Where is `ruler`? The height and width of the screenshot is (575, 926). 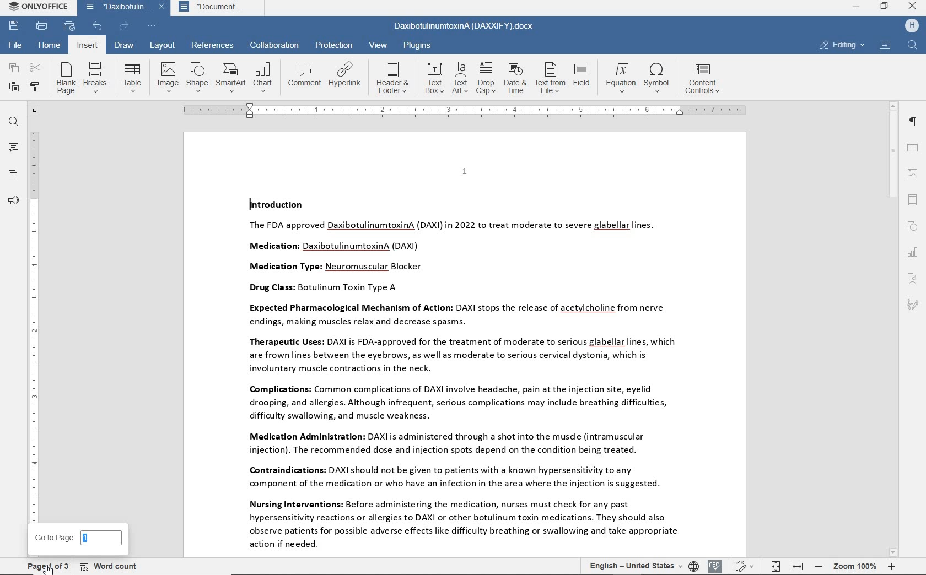 ruler is located at coordinates (34, 321).